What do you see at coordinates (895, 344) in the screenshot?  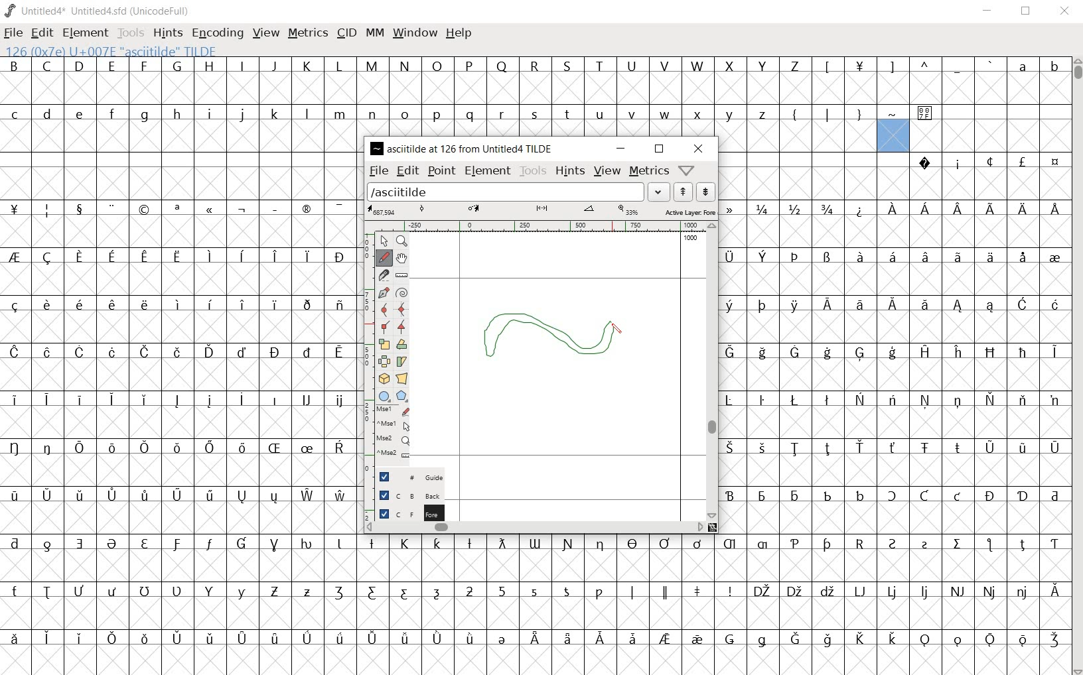 I see `glyph characters` at bounding box center [895, 344].